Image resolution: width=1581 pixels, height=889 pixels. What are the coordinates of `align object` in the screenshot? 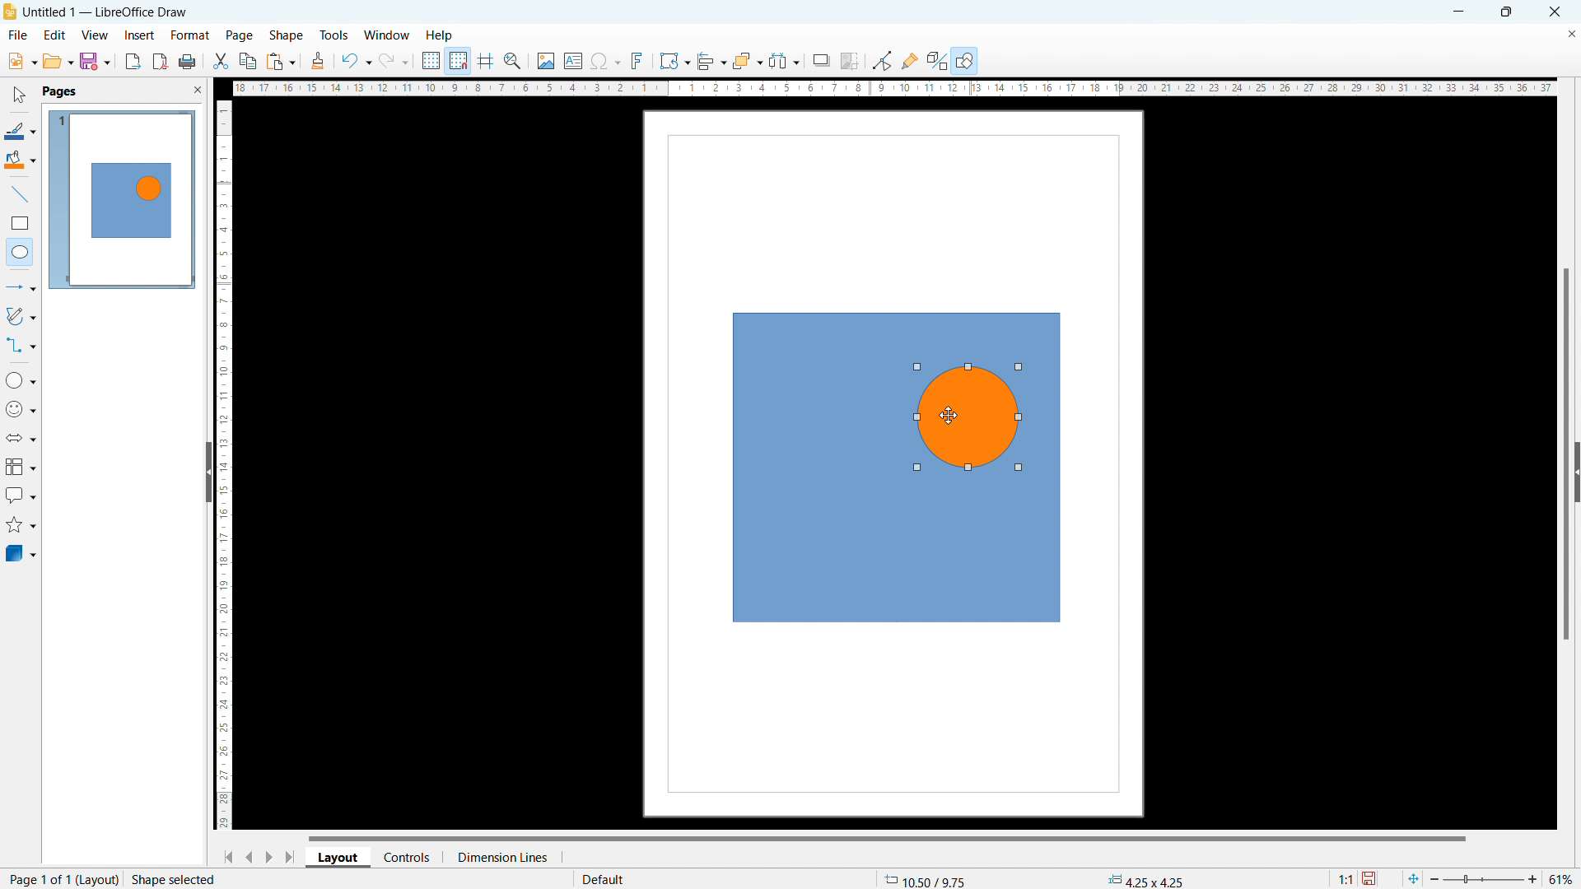 It's located at (711, 61).